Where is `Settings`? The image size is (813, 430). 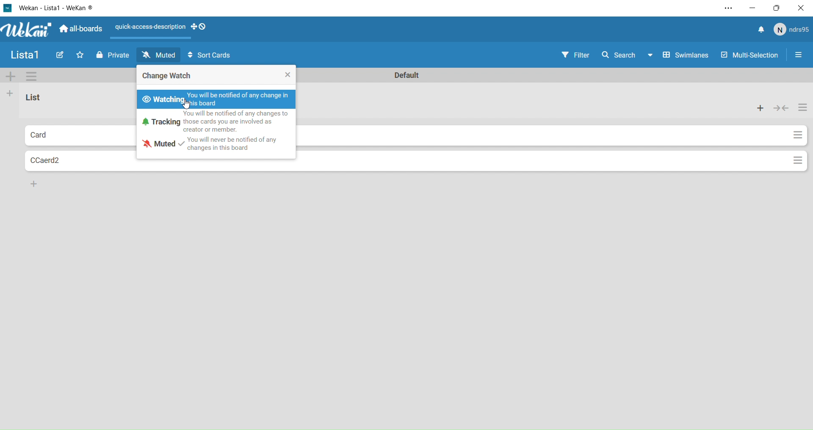 Settings is located at coordinates (31, 76).